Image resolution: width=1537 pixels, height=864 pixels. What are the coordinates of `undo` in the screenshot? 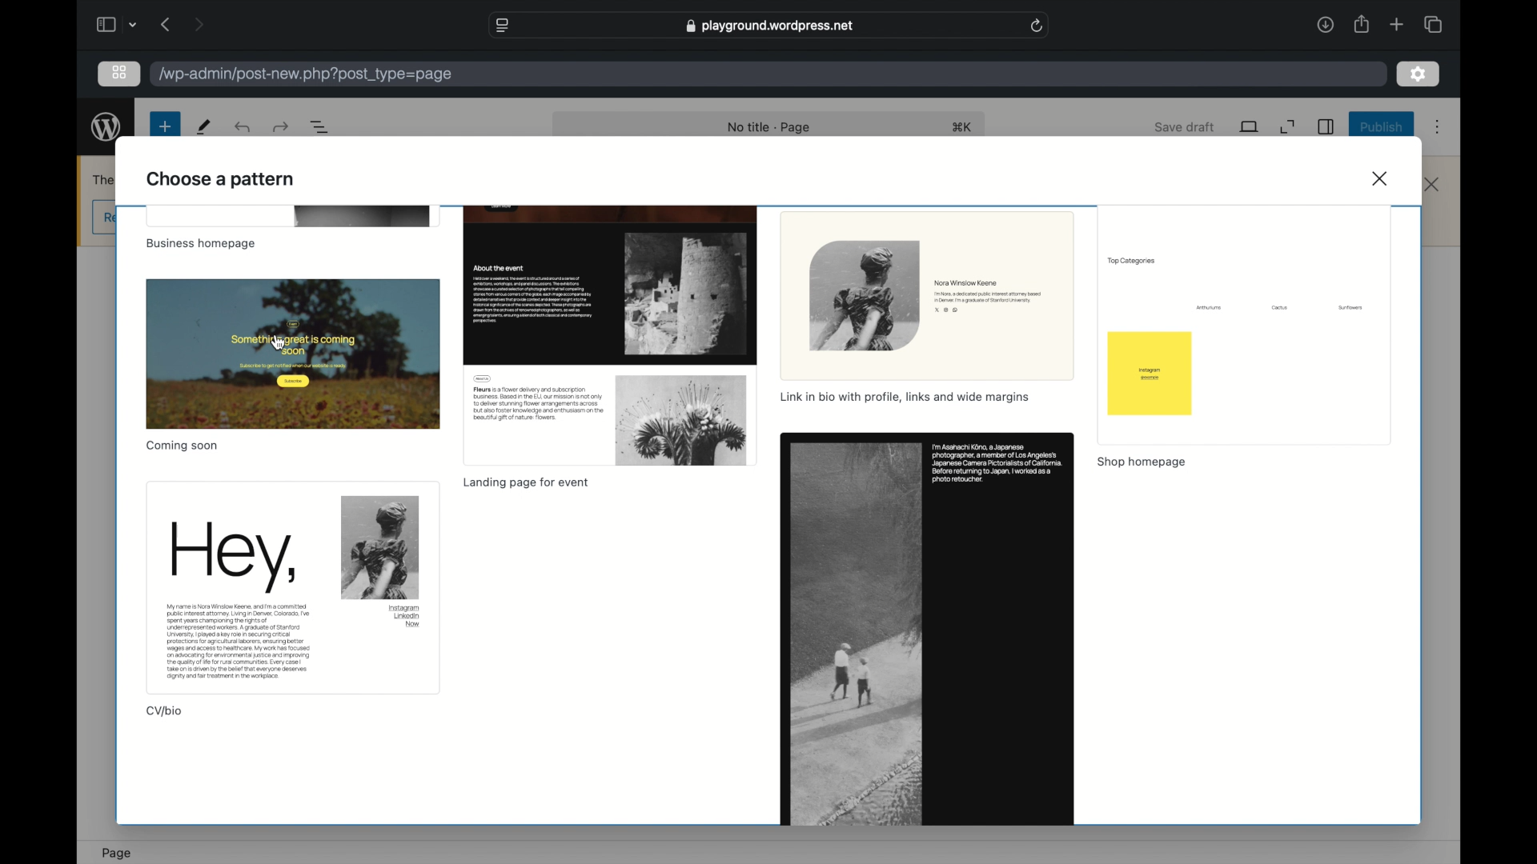 It's located at (279, 127).